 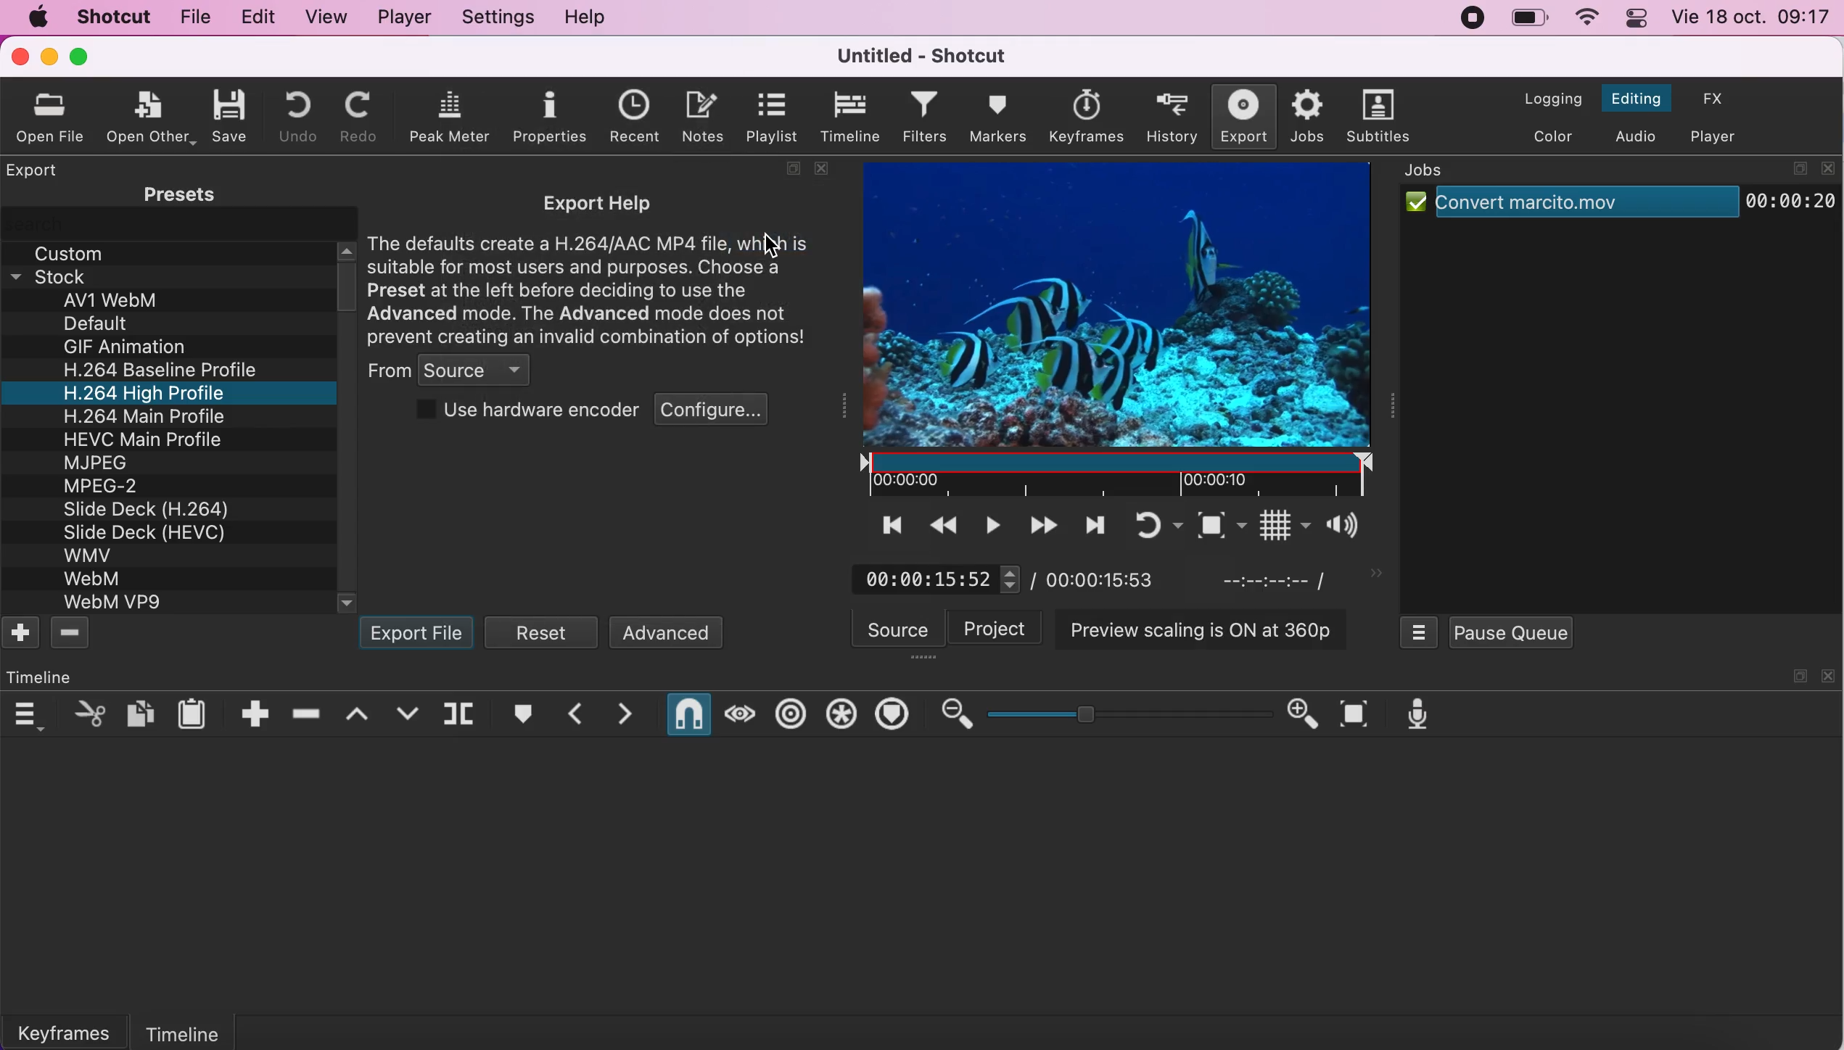 What do you see at coordinates (588, 19) in the screenshot?
I see `help` at bounding box center [588, 19].